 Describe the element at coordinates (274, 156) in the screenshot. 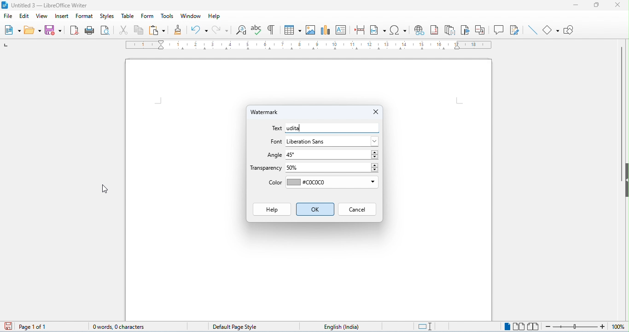

I see `angle` at that location.